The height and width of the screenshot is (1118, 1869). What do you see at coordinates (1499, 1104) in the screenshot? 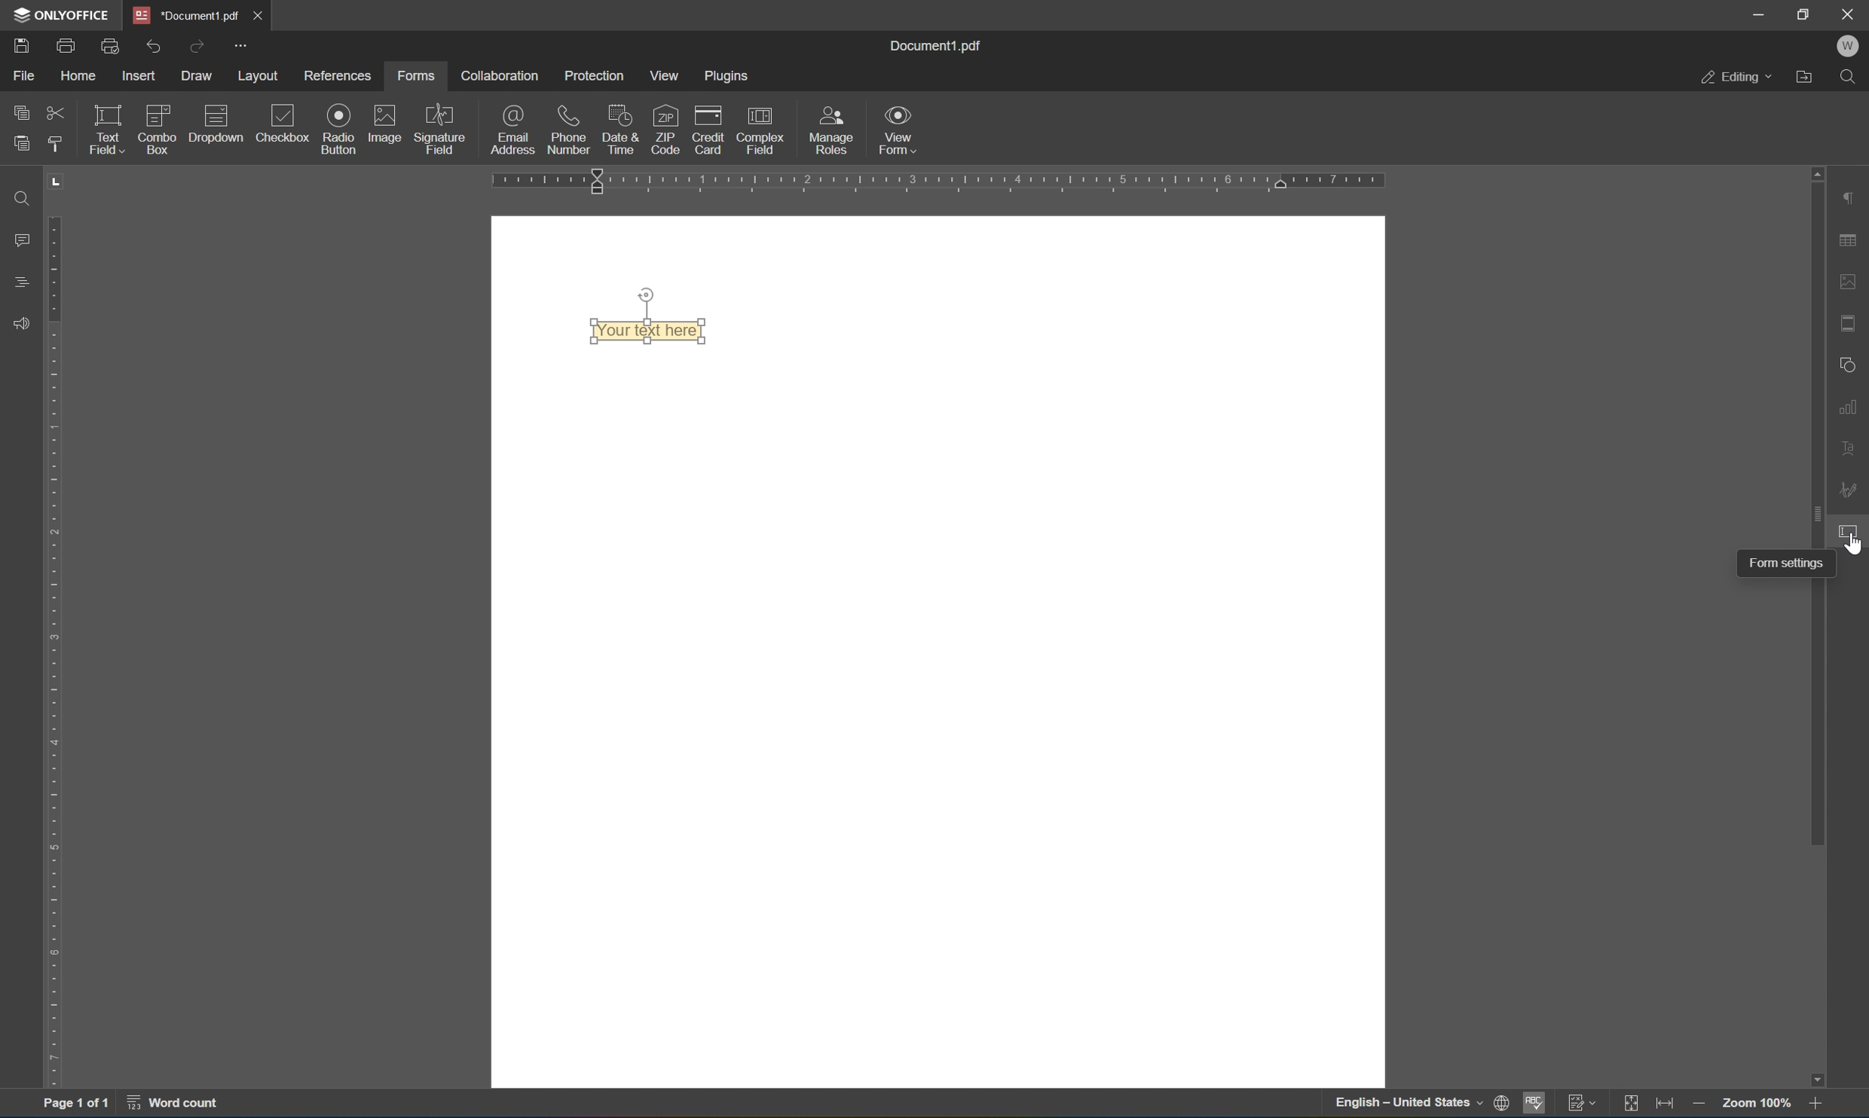
I see `set document language` at bounding box center [1499, 1104].